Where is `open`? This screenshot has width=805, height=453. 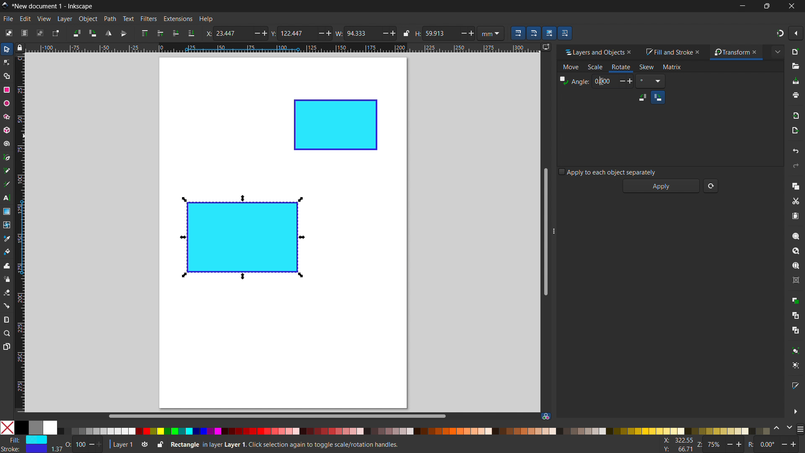 open is located at coordinates (795, 66).